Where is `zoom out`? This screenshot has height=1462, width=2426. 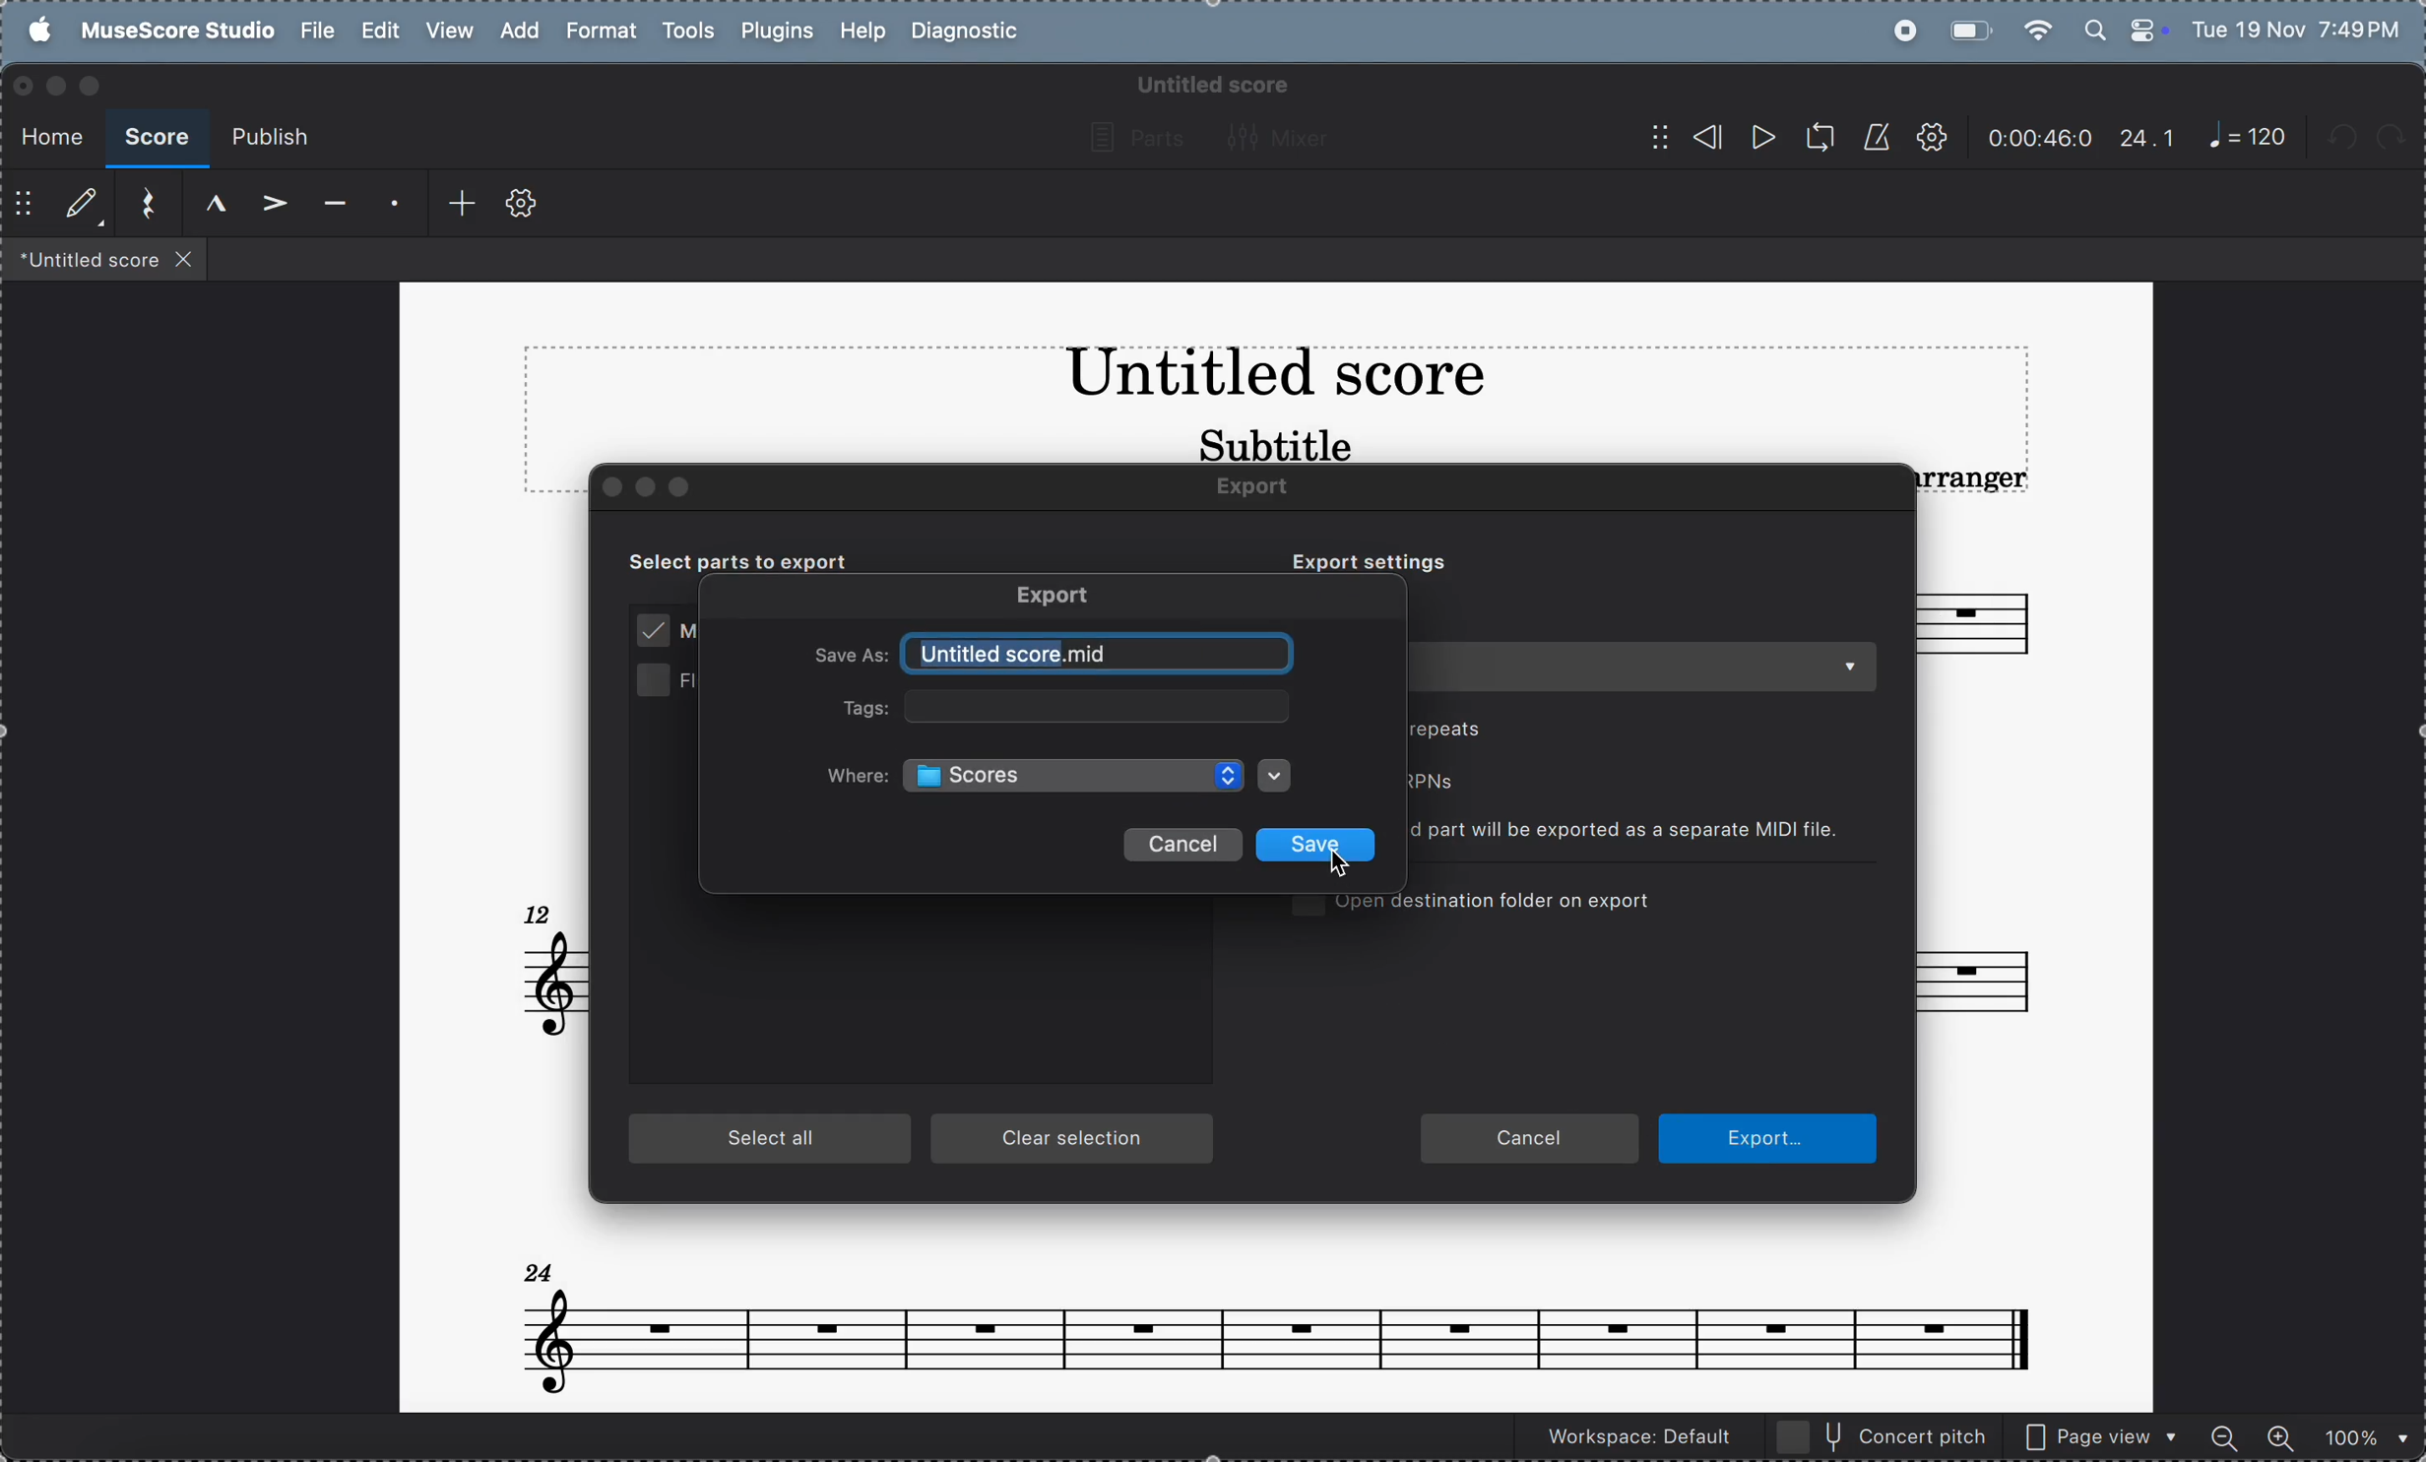 zoom out is located at coordinates (2227, 1433).